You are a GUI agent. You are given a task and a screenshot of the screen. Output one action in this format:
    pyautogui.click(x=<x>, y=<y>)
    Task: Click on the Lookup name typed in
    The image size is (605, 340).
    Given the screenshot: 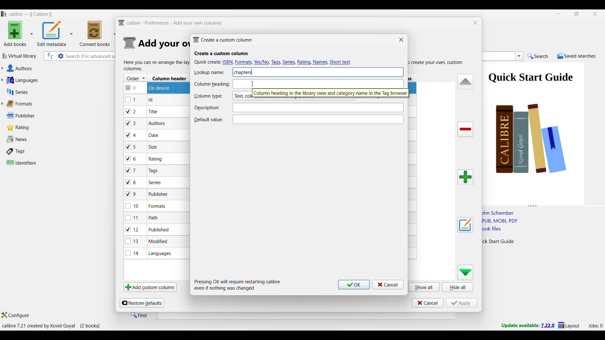 What is the action you would take?
    pyautogui.click(x=243, y=72)
    